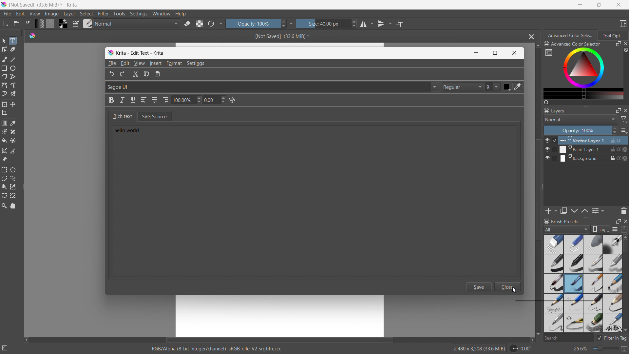 Image resolution: width=629 pixels, height=354 pixels. I want to click on scroll up, so click(625, 237).